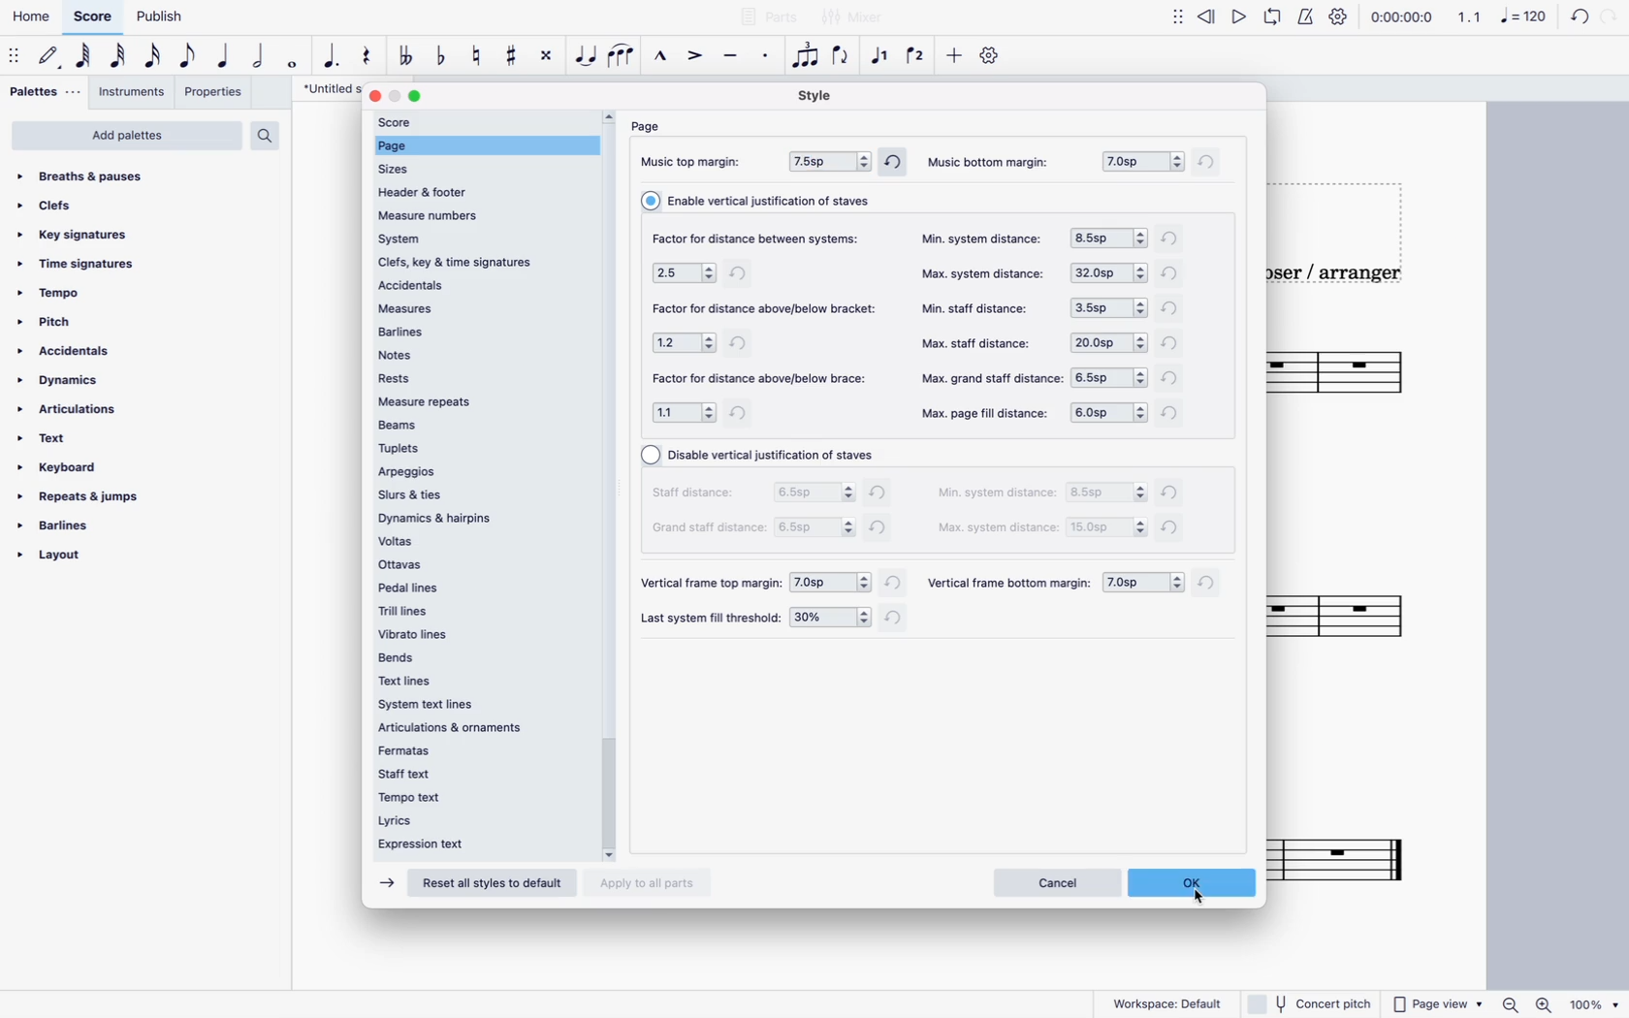 This screenshot has height=1018, width=1629. Describe the element at coordinates (742, 272) in the screenshot. I see `refresh` at that location.